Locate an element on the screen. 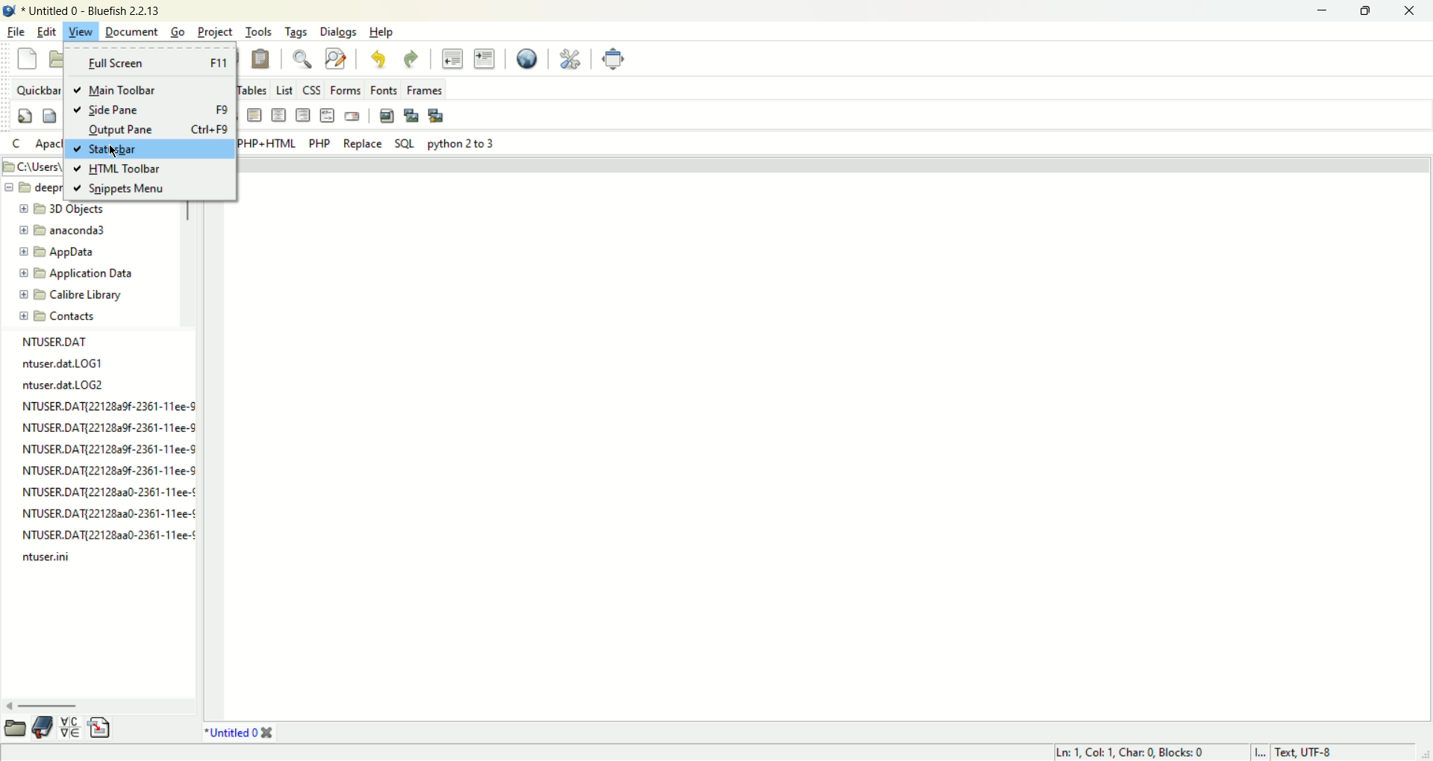 The height and width of the screenshot is (761, 1433). cursor is located at coordinates (113, 149).